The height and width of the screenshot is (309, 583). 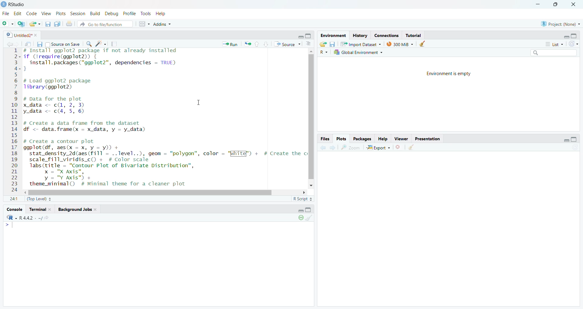 I want to click on  Global Environment , so click(x=360, y=53).